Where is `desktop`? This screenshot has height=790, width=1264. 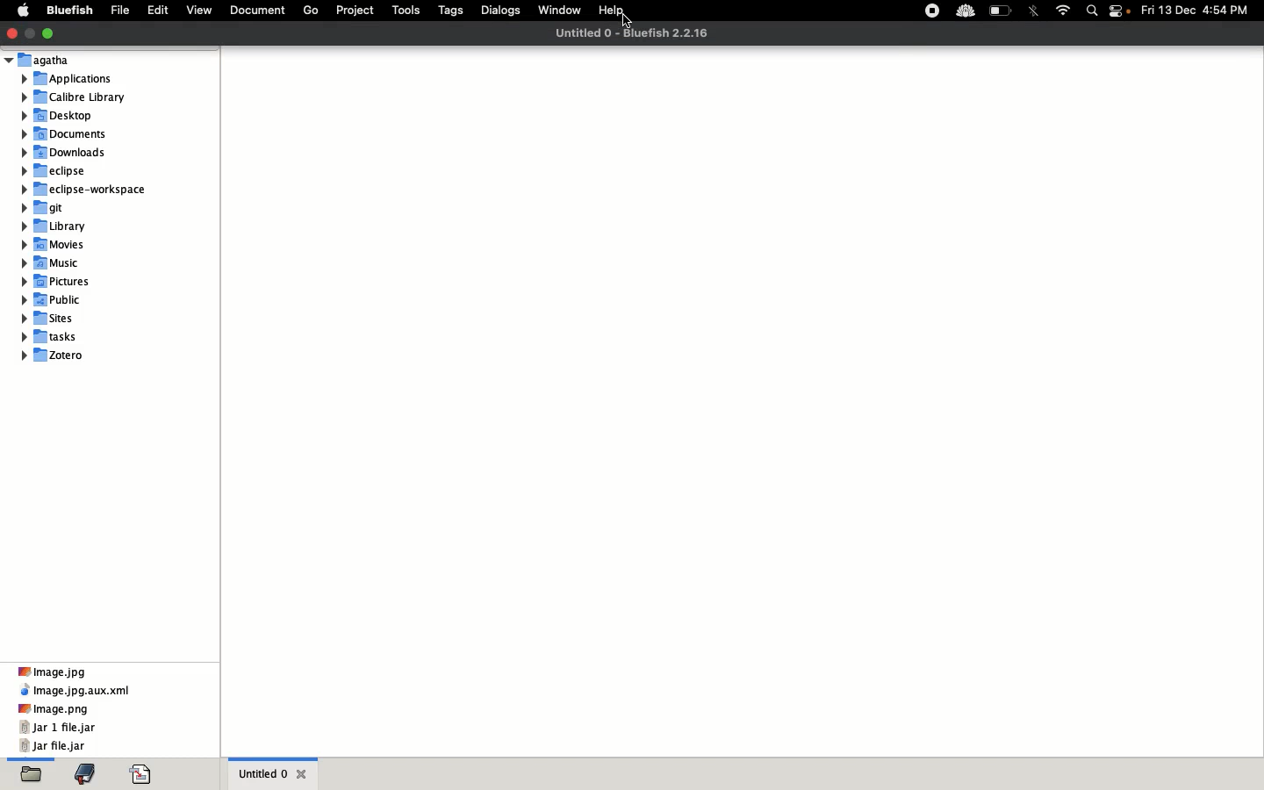
desktop is located at coordinates (69, 118).